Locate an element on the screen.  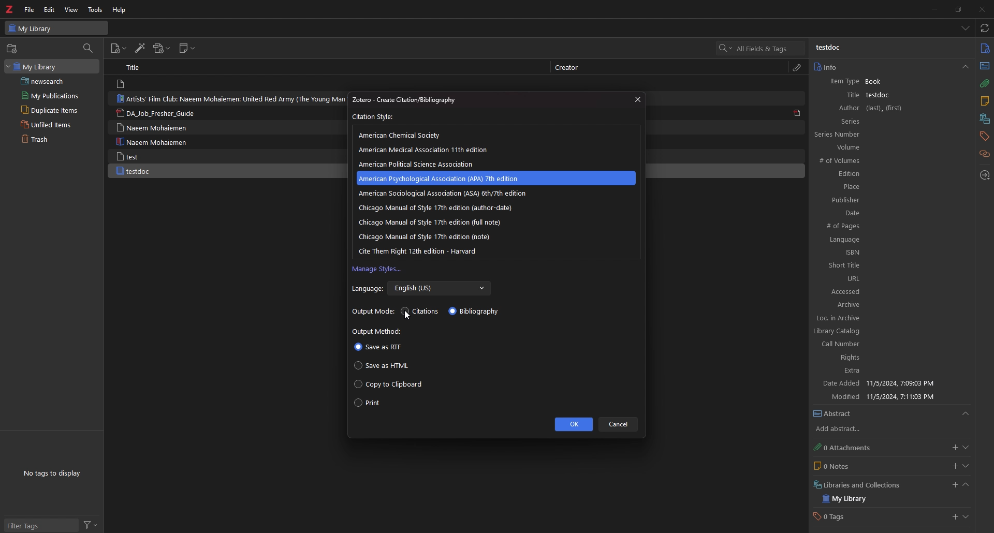
sync with zotero.org is located at coordinates (985, 27).